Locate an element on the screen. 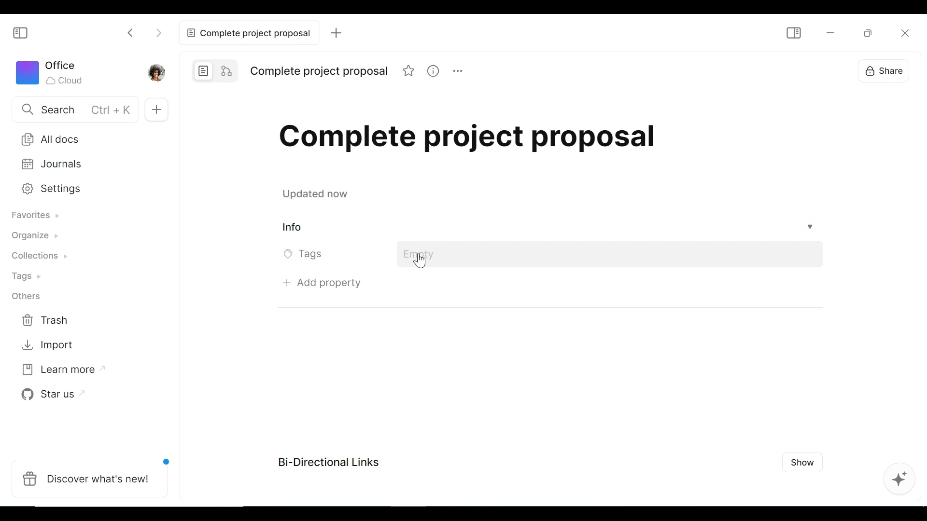 This screenshot has width=927, height=521. Discover what's new is located at coordinates (91, 478).